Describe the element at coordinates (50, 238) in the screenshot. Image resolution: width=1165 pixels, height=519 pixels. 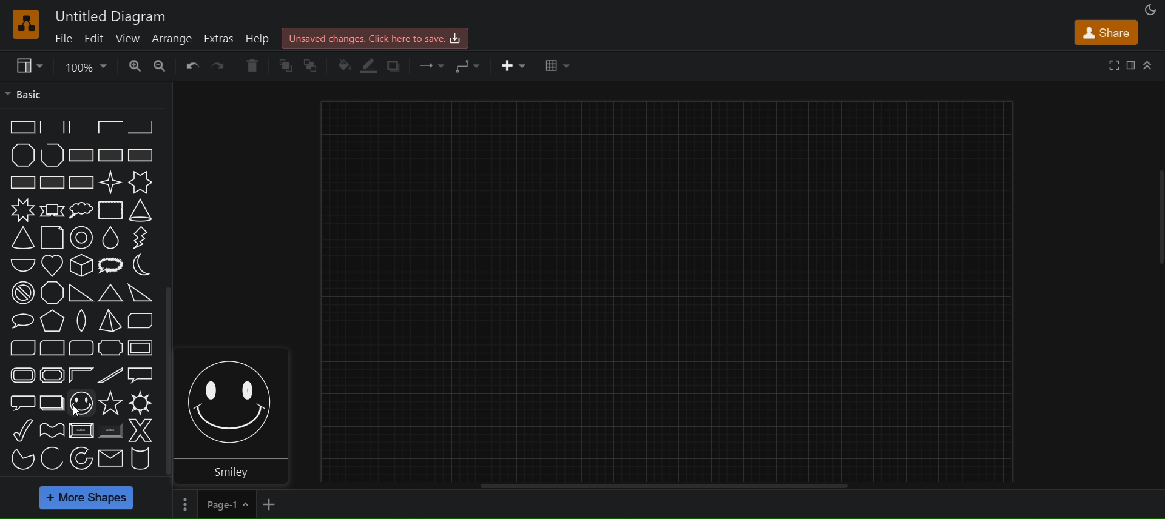
I see `document` at that location.